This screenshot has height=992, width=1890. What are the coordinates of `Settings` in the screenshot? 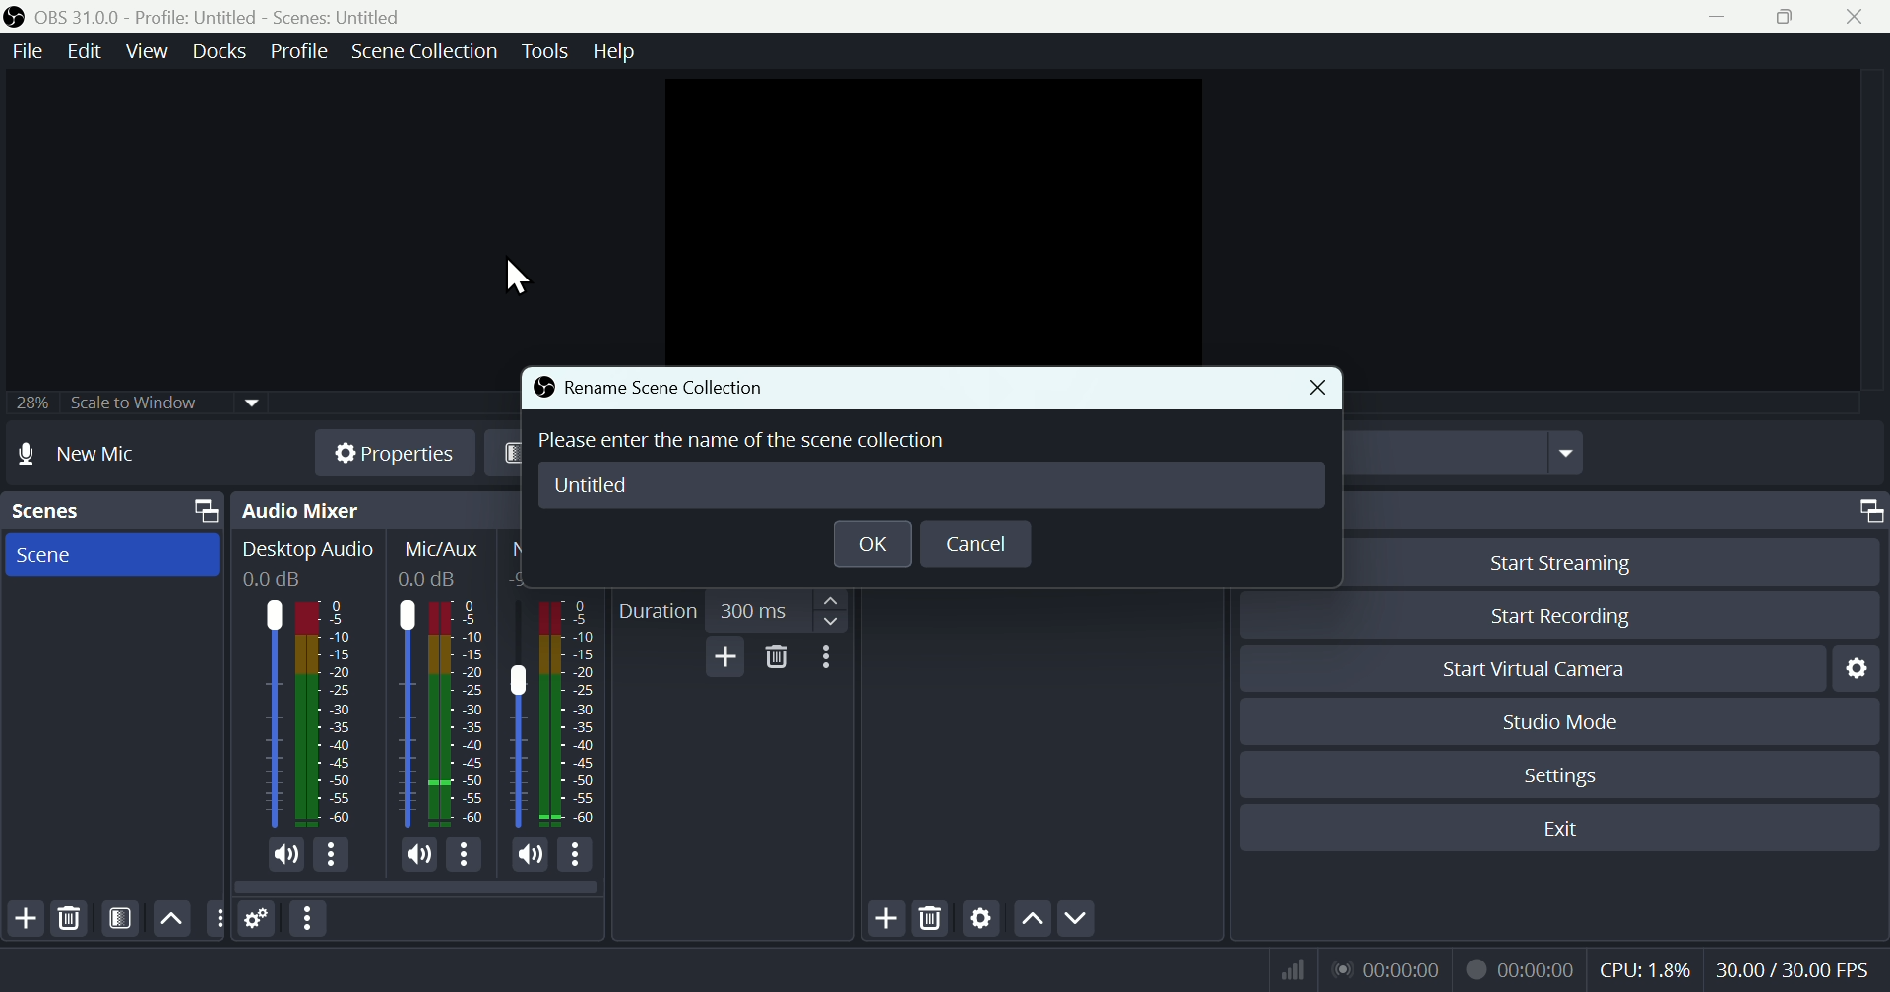 It's located at (263, 917).